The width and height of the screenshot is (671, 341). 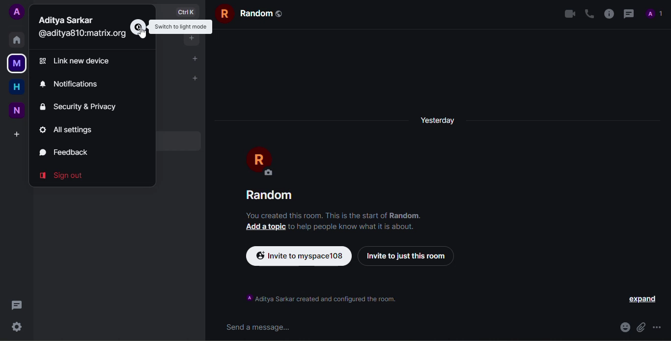 I want to click on link new device, so click(x=79, y=61).